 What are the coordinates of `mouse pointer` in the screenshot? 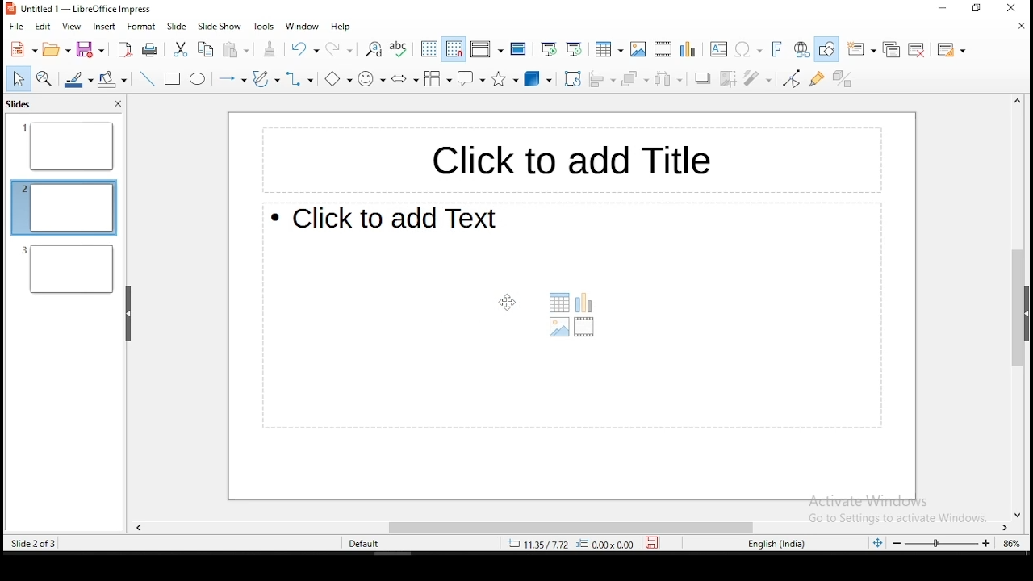 It's located at (504, 302).